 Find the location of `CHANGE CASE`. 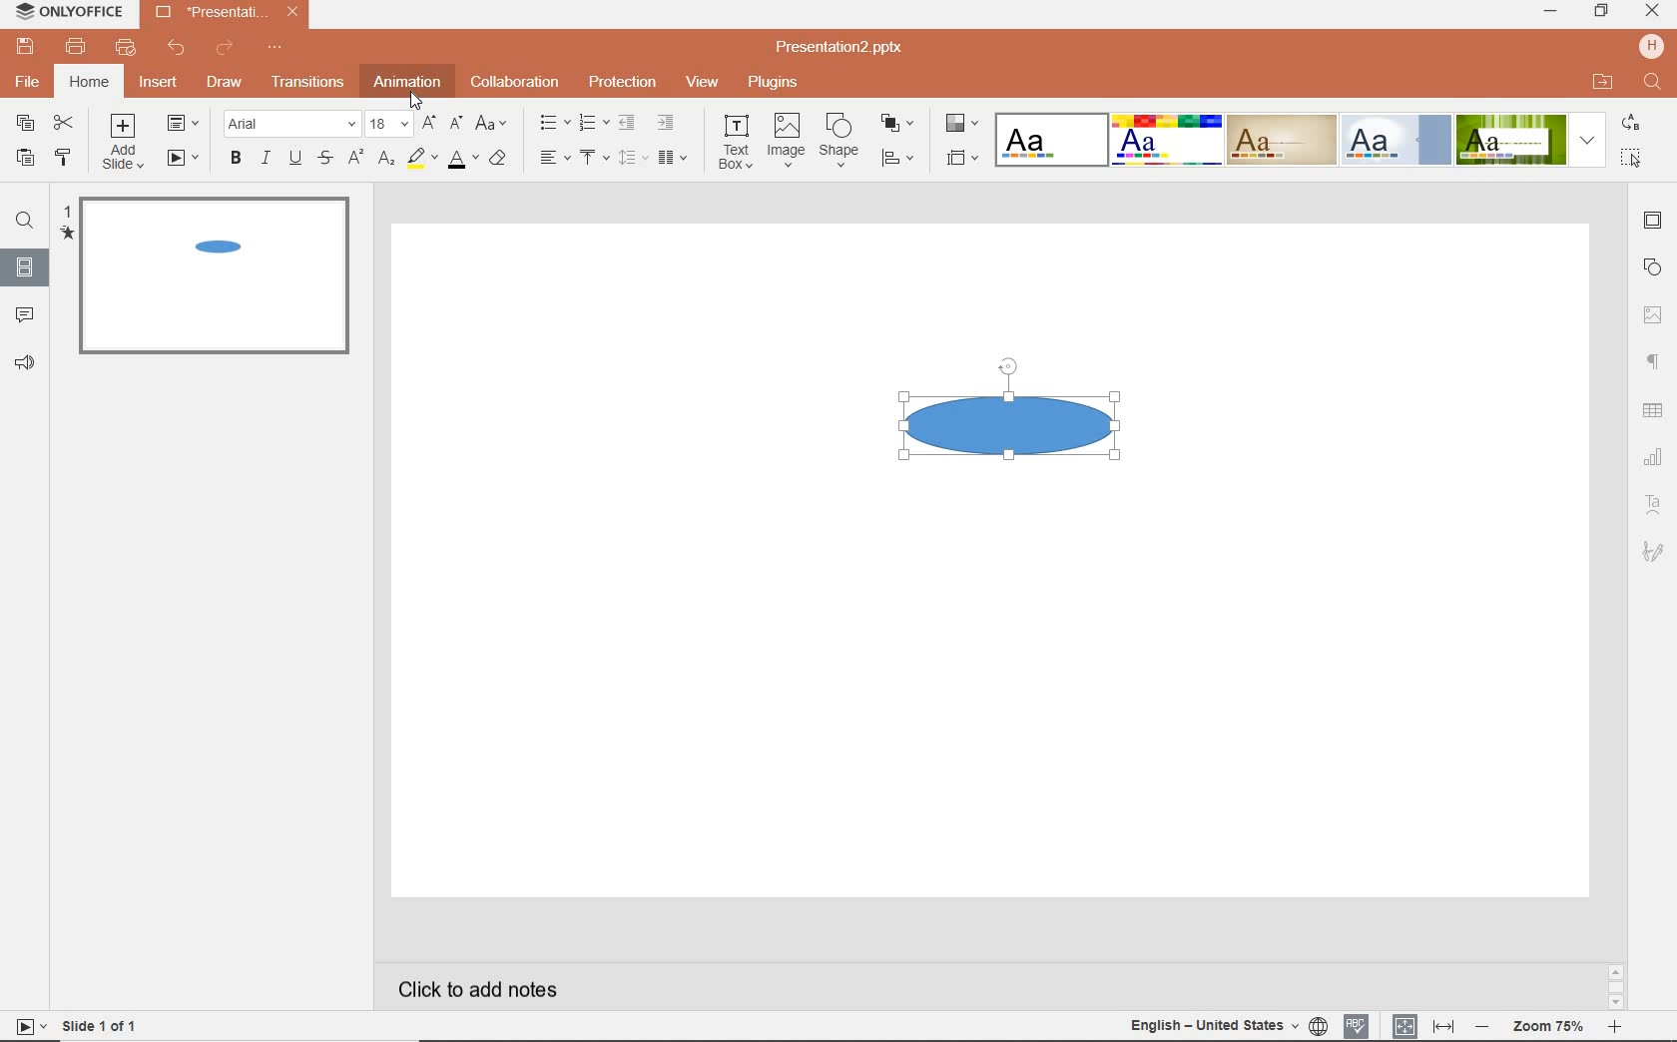

CHANGE CASE is located at coordinates (494, 124).